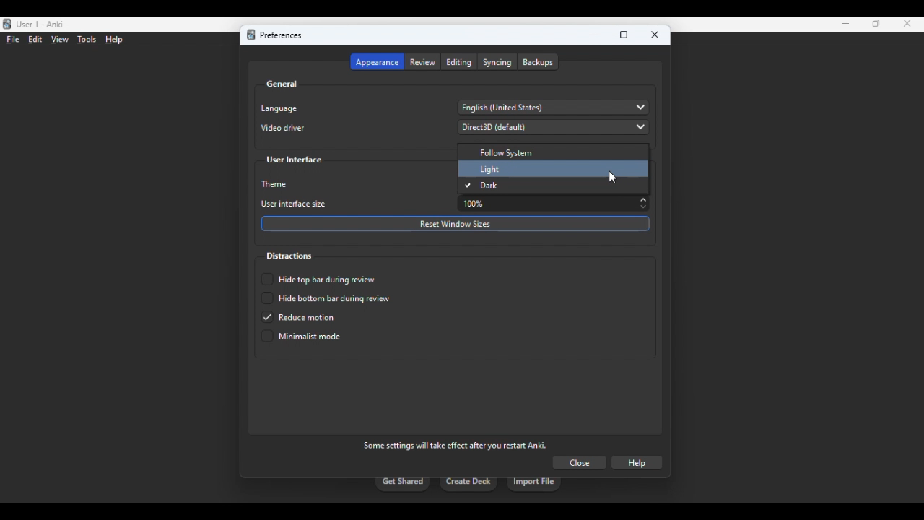 This screenshot has width=924, height=520. I want to click on maximize, so click(876, 23).